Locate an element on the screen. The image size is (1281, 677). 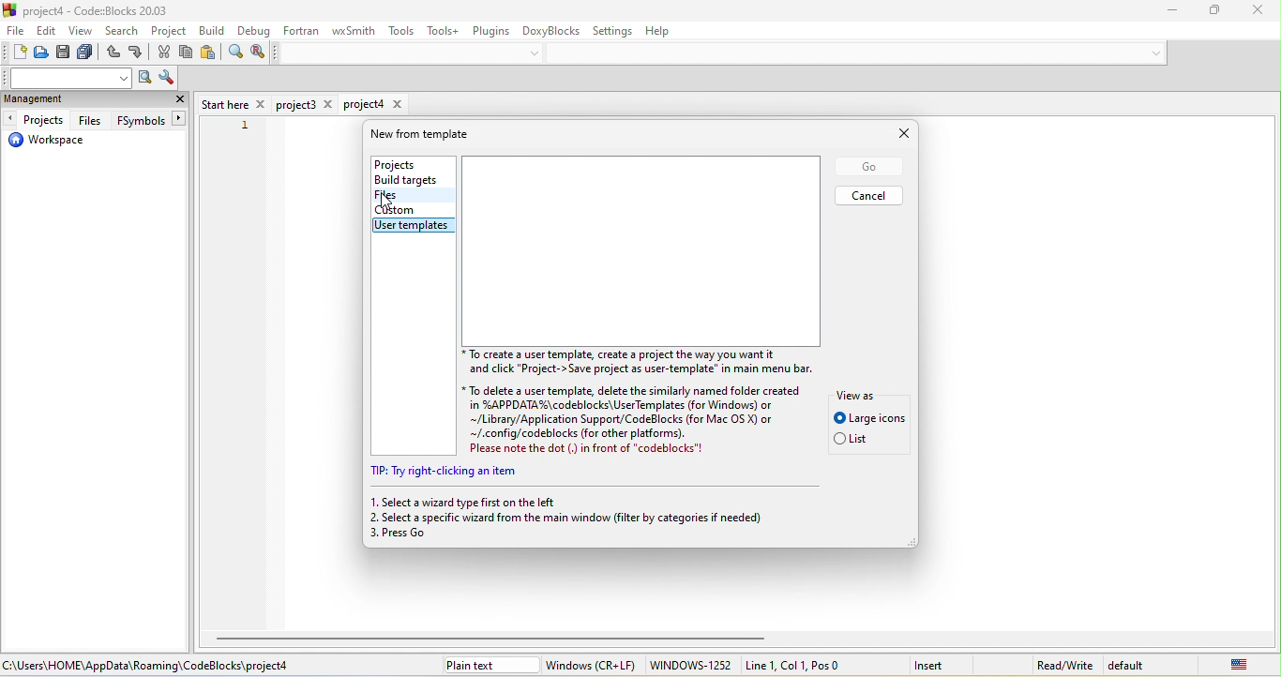
insert is located at coordinates (941, 664).